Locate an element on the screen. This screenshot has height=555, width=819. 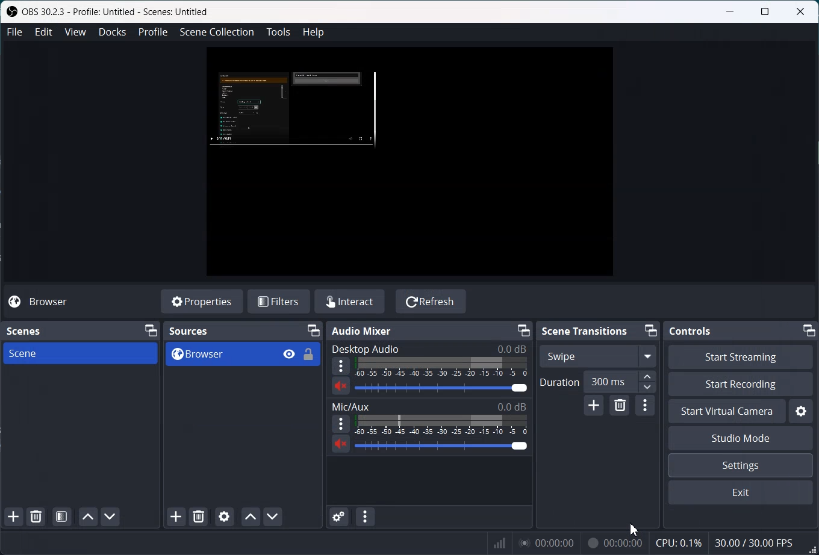
Audio mixer menu is located at coordinates (366, 516).